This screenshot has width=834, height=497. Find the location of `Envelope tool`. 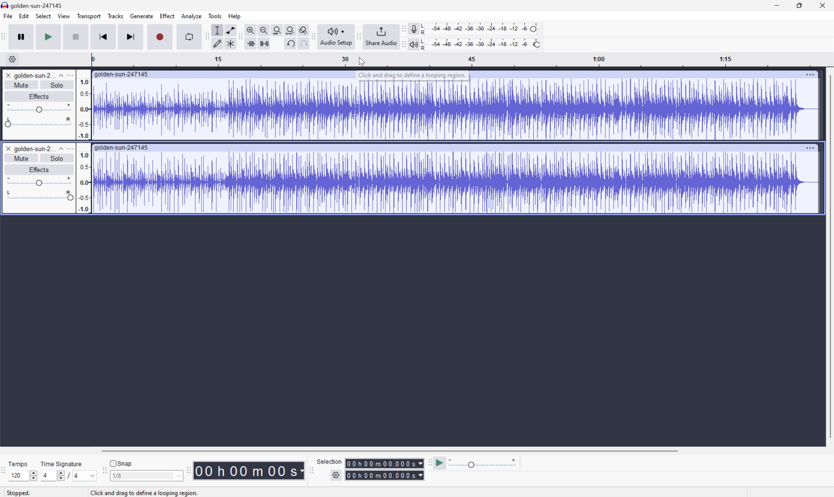

Envelope tool is located at coordinates (230, 29).